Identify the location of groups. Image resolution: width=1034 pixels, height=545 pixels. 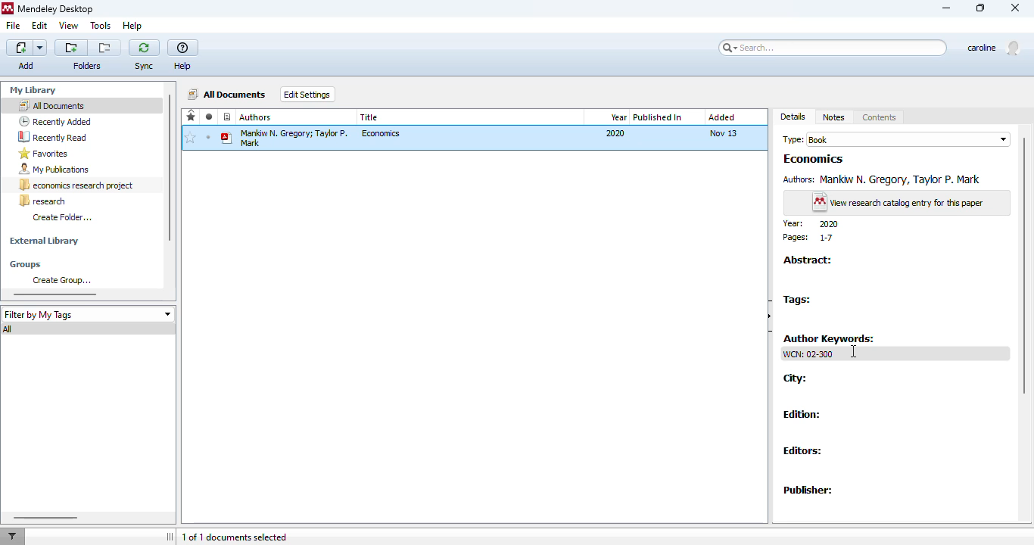
(26, 265).